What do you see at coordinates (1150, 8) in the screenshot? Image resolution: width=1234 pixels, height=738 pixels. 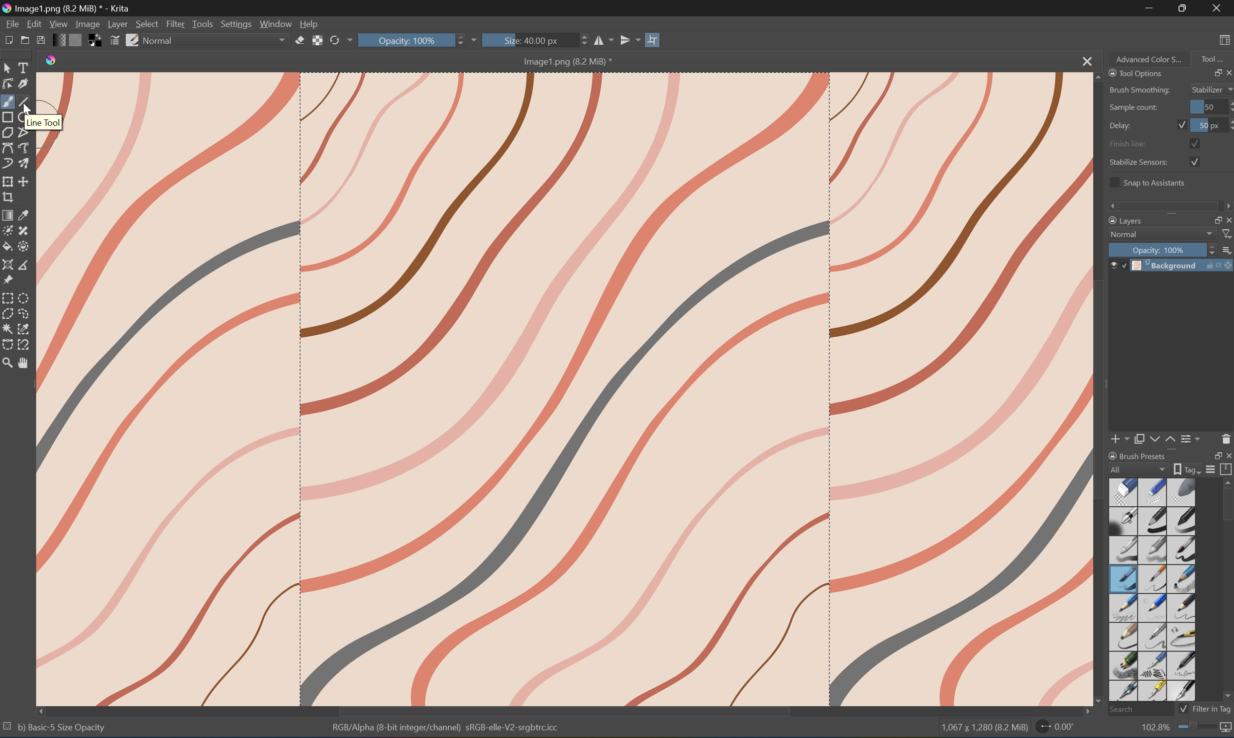 I see `Minimize` at bounding box center [1150, 8].